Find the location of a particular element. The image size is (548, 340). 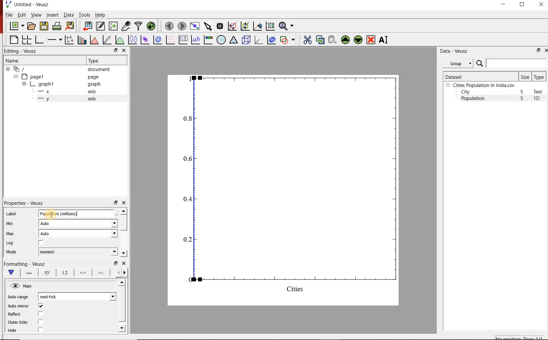

plot points with lines and errorbars is located at coordinates (68, 40).